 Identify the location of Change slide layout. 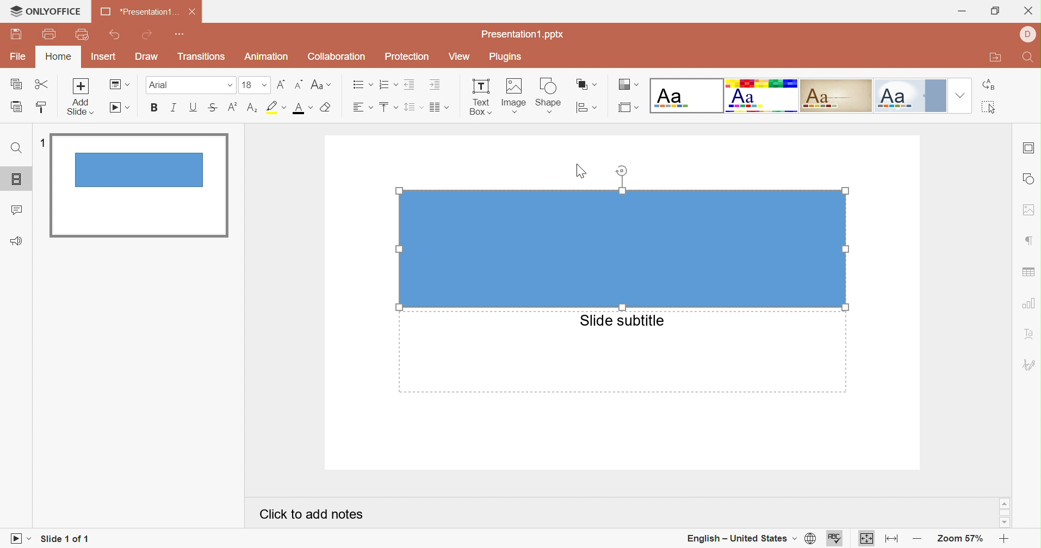
(120, 84).